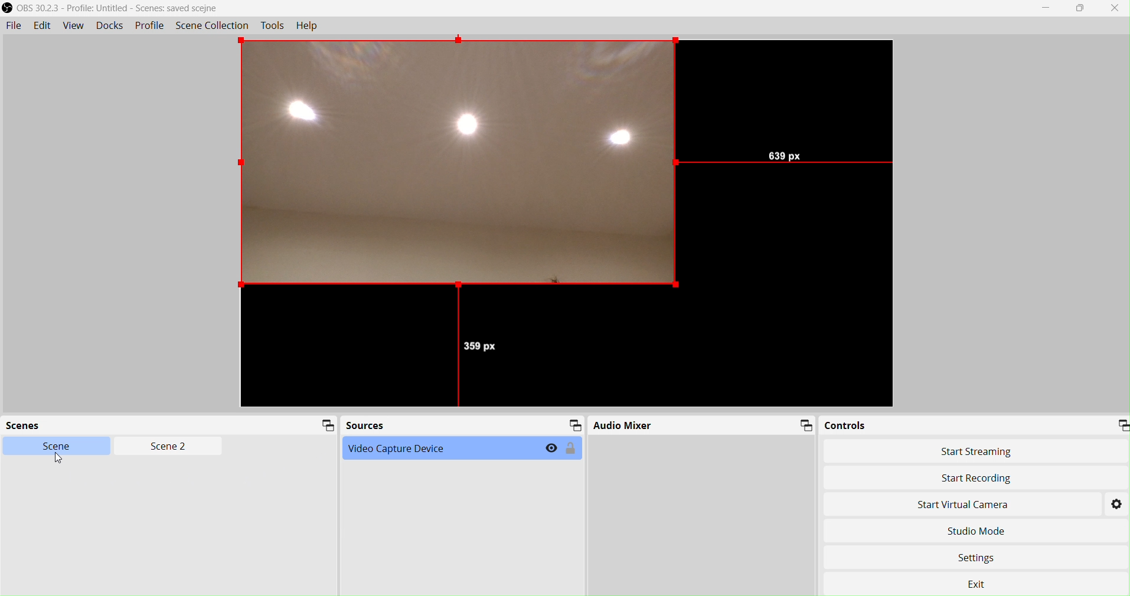 The image size is (1130, 596). What do you see at coordinates (976, 529) in the screenshot?
I see `Studio Move` at bounding box center [976, 529].